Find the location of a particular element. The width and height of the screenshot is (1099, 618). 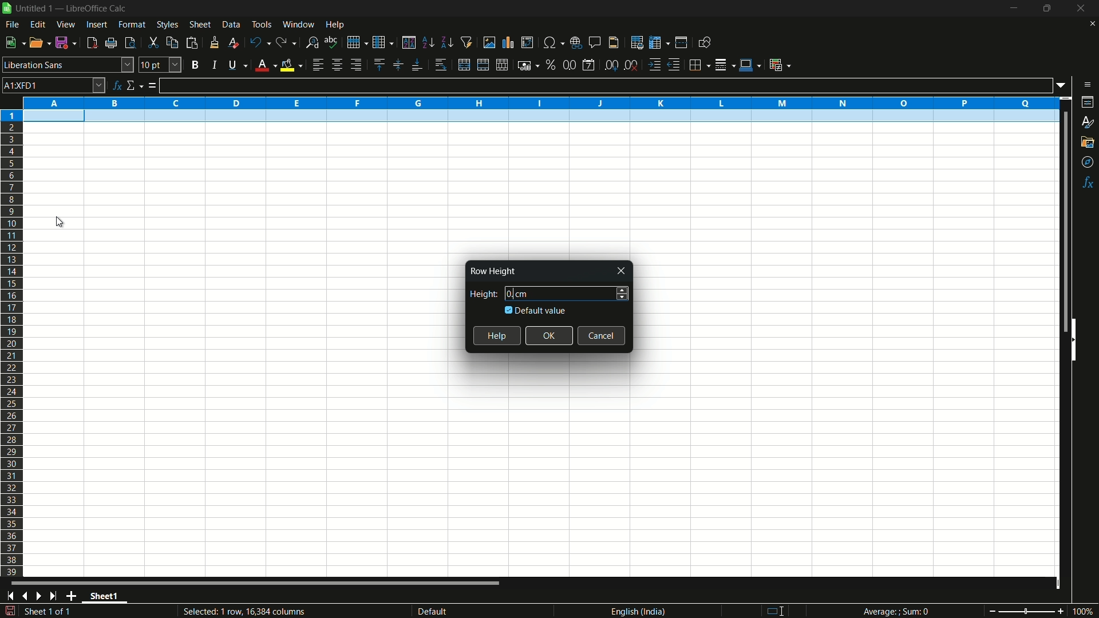

hide sidebar is located at coordinates (1078, 339).